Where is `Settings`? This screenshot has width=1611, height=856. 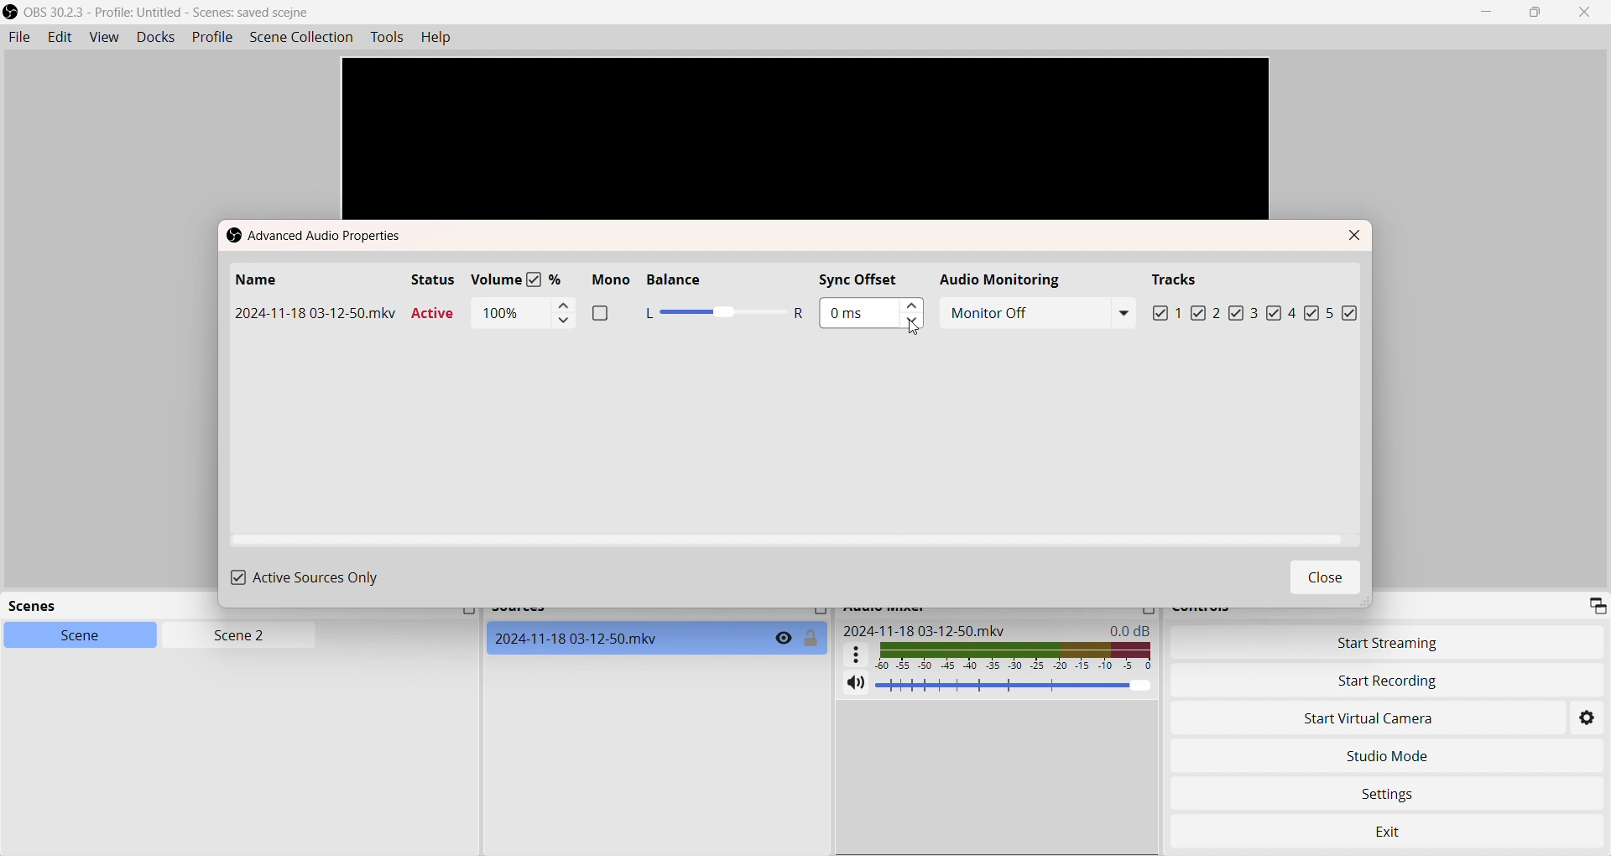
Settings is located at coordinates (1398, 791).